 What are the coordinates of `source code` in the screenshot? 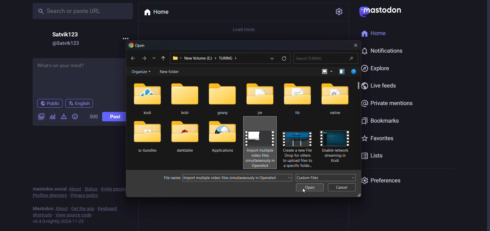 It's located at (74, 215).